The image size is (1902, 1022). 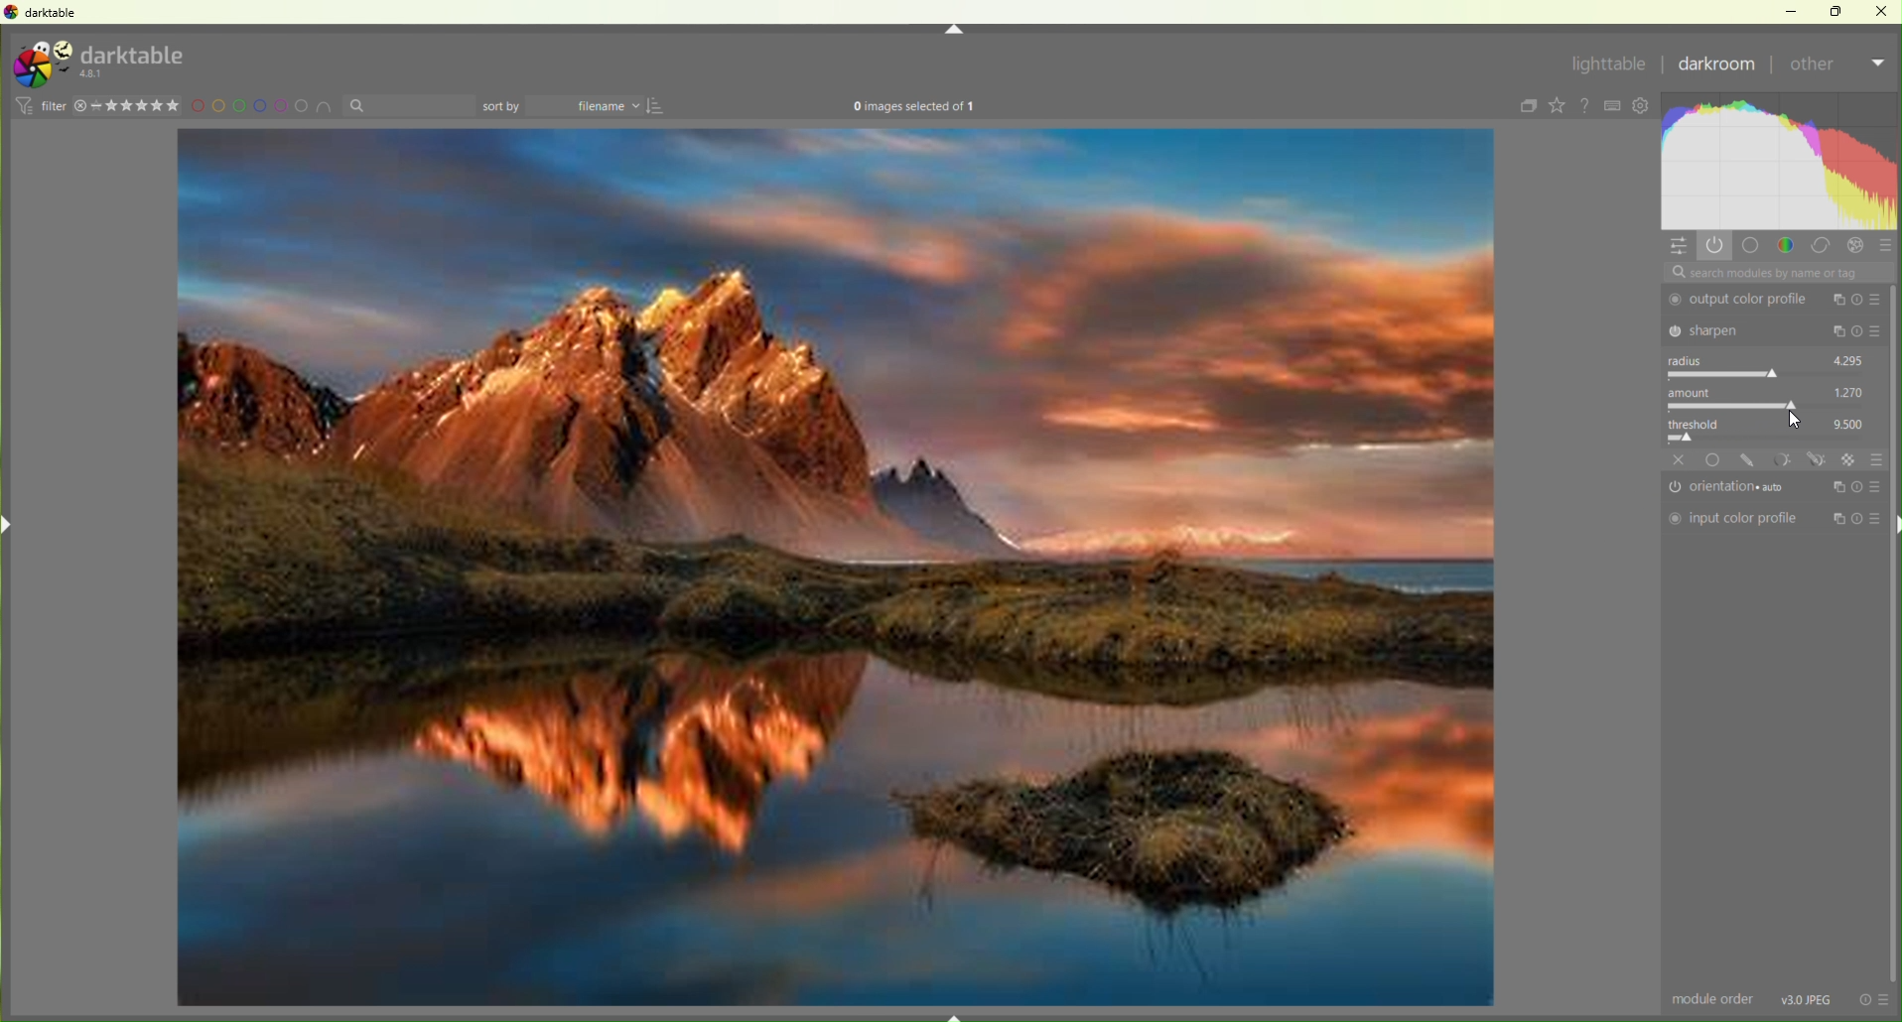 What do you see at coordinates (135, 53) in the screenshot?
I see `darktable` at bounding box center [135, 53].